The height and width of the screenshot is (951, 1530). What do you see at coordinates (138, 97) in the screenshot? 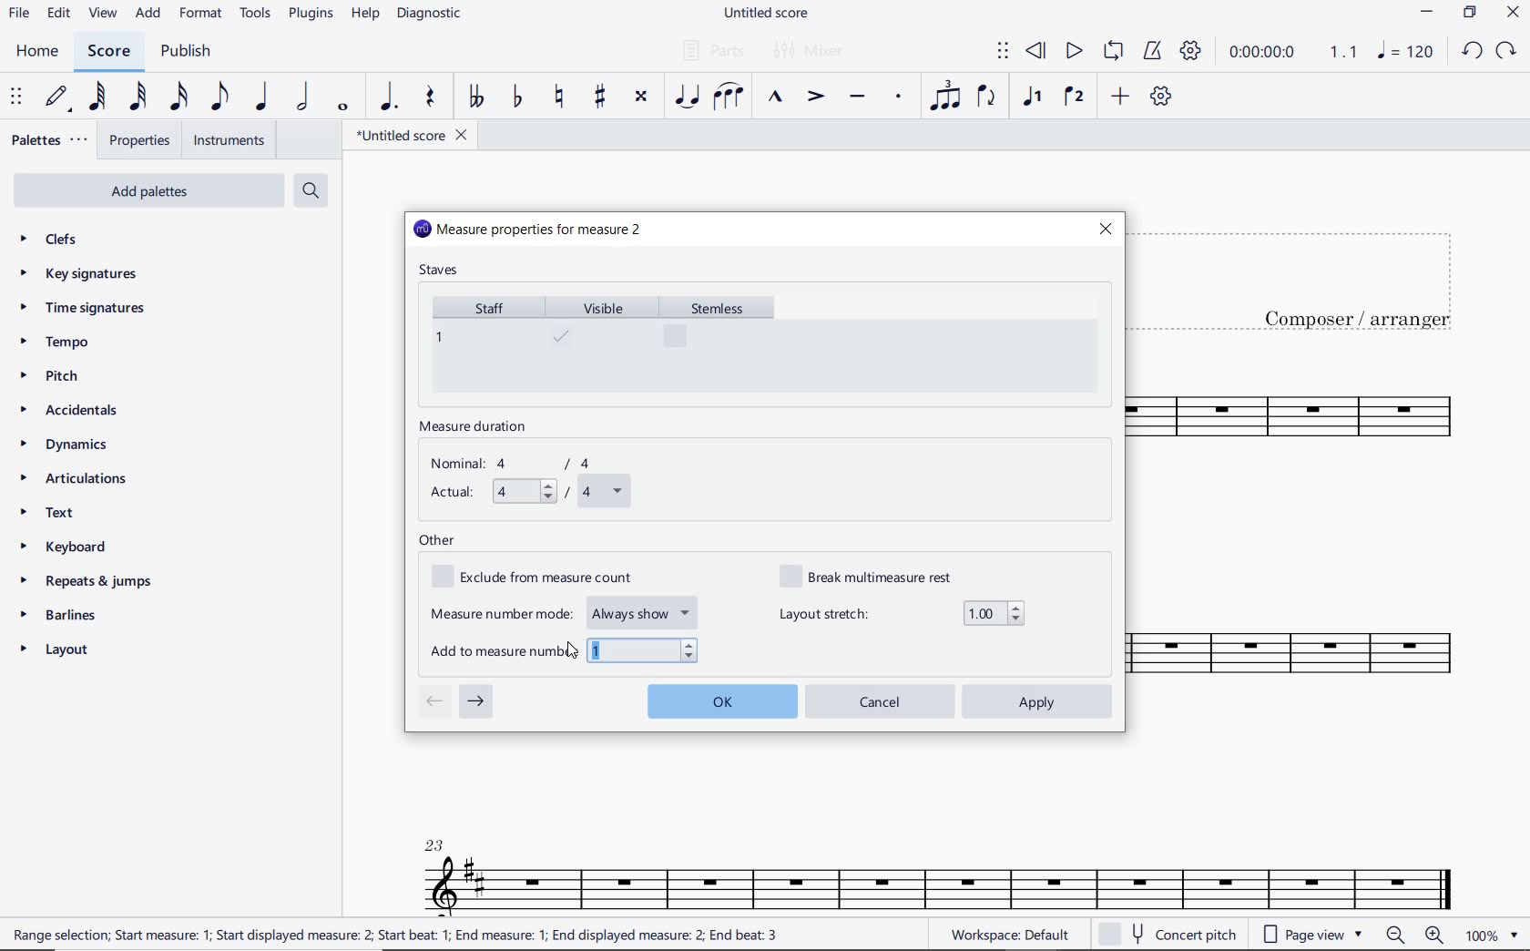
I see `32ND NOTE` at bounding box center [138, 97].